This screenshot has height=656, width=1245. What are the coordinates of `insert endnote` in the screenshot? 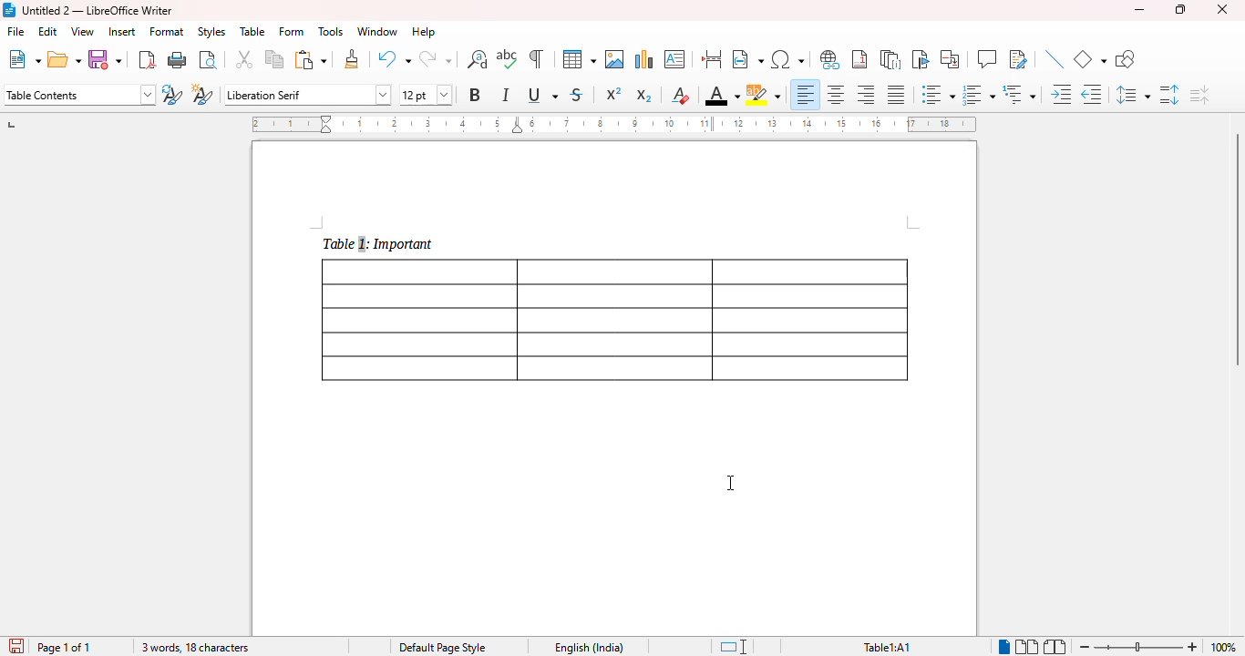 It's located at (890, 59).